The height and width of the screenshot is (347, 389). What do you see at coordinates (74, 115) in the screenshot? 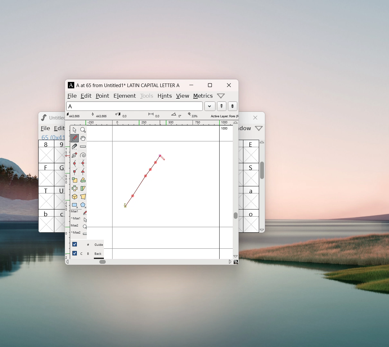
I see `cursor coordinates` at bounding box center [74, 115].